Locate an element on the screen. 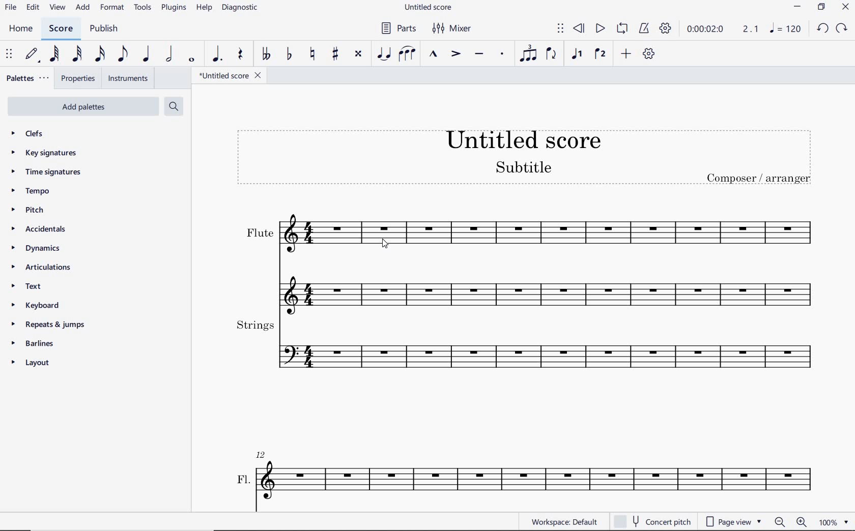 This screenshot has height=531, width=855. FLIP DIRECTION is located at coordinates (551, 55).